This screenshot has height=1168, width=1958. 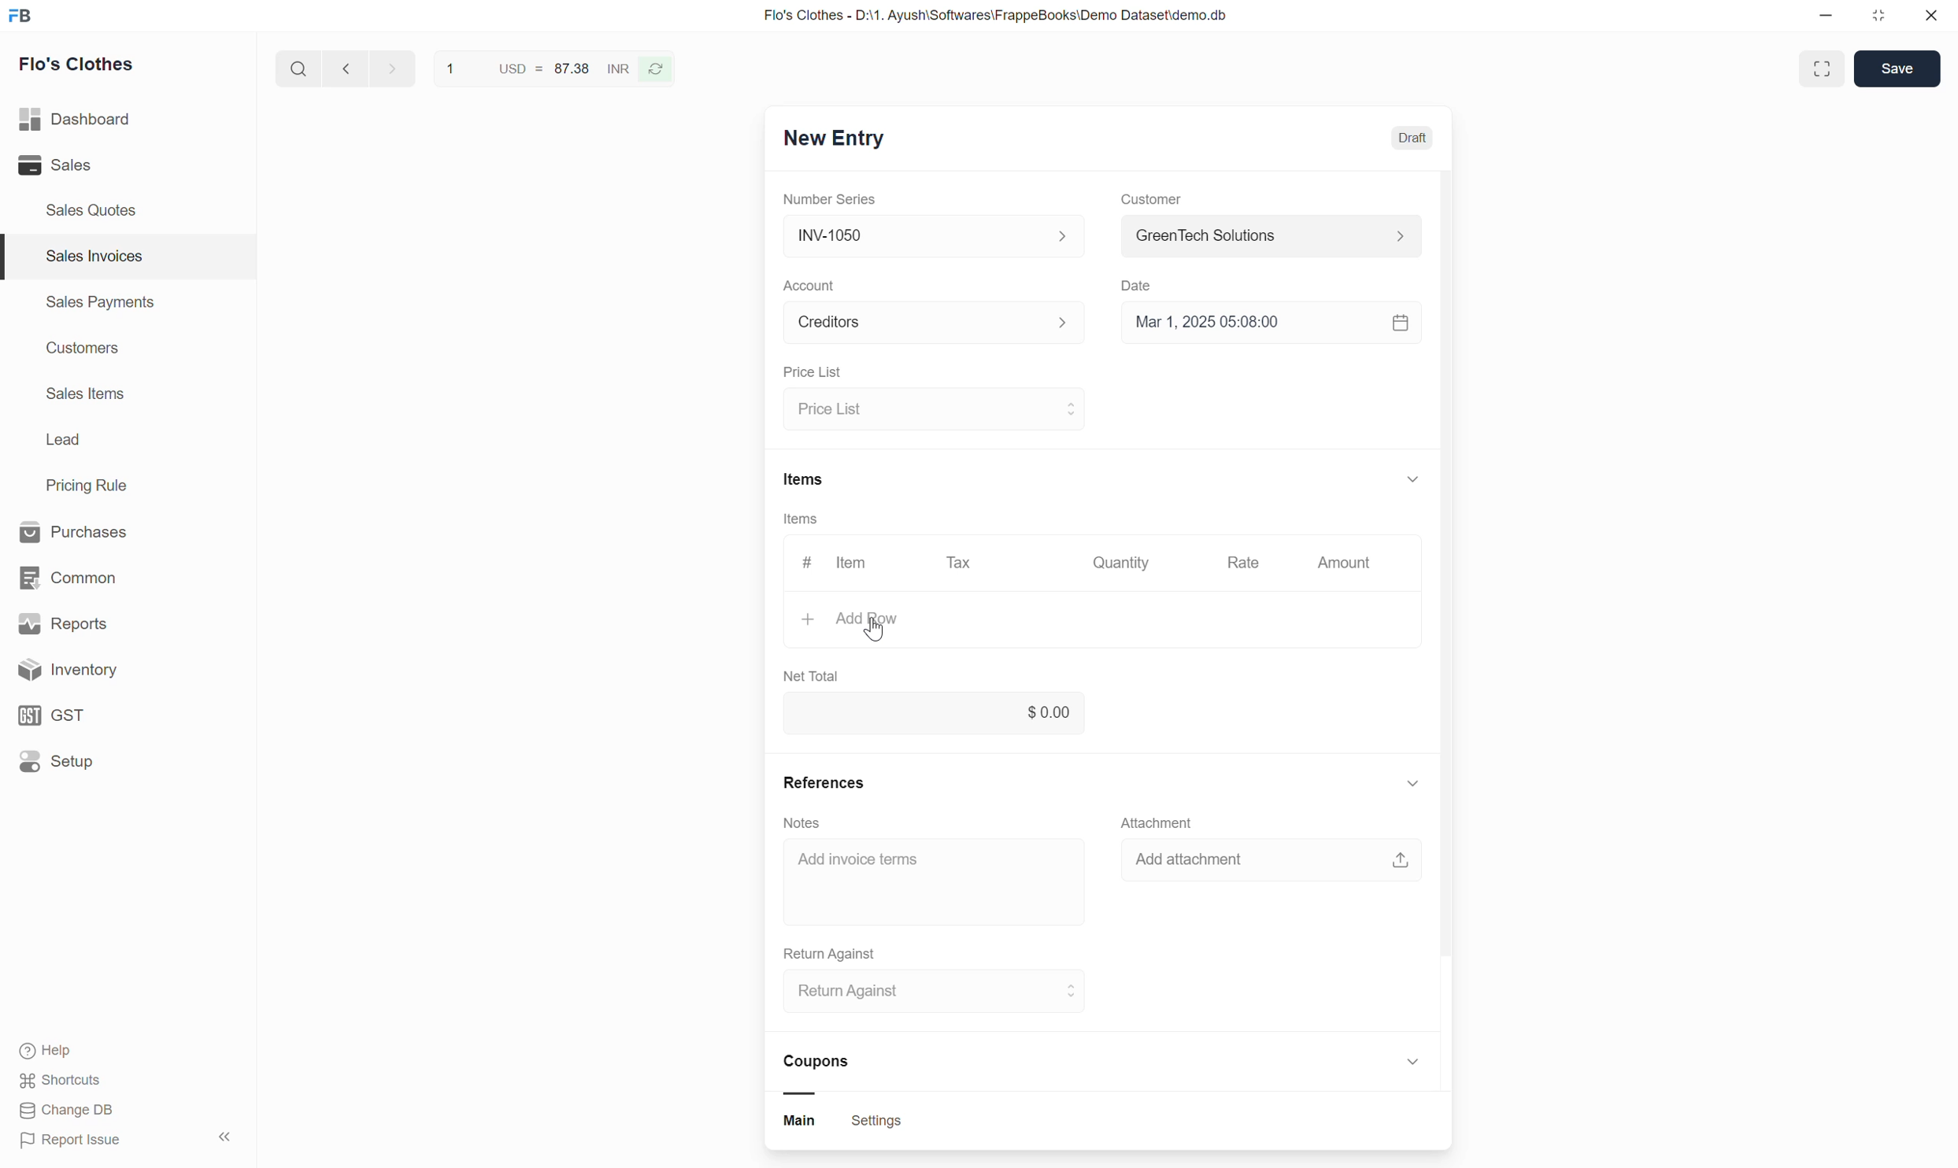 What do you see at coordinates (1833, 17) in the screenshot?
I see `minimize ` at bounding box center [1833, 17].